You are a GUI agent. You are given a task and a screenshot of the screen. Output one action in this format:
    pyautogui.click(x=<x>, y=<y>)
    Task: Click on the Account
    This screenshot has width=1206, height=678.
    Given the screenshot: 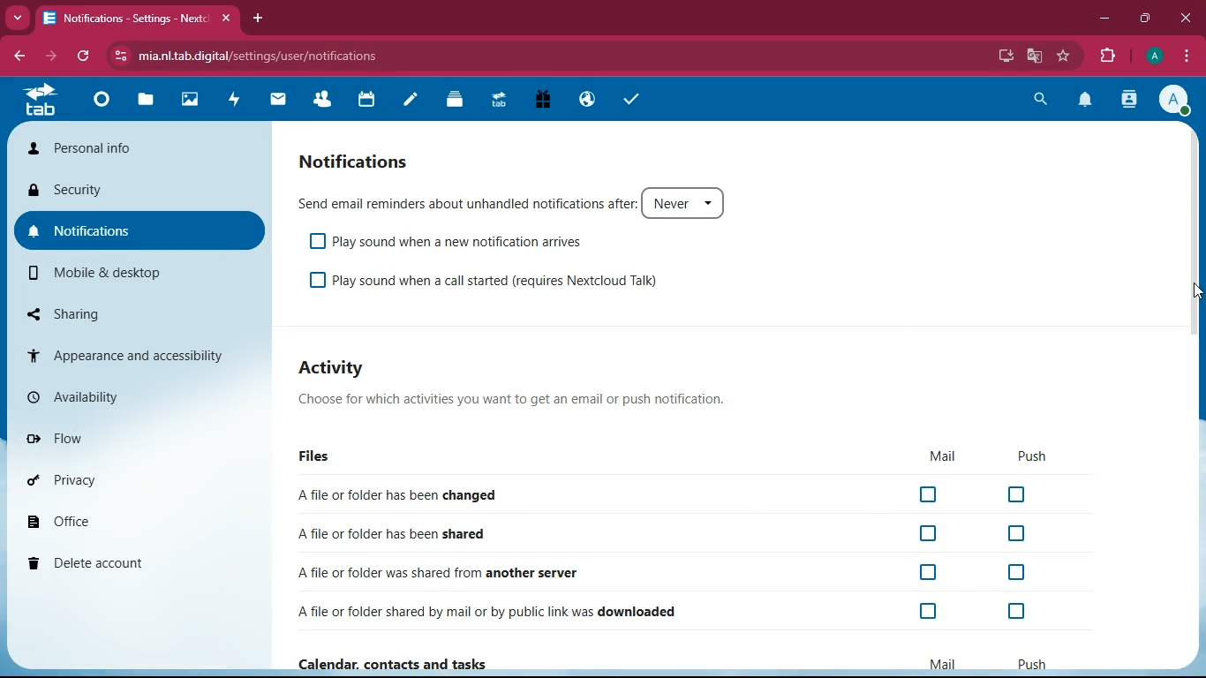 What is the action you would take?
    pyautogui.click(x=1152, y=54)
    